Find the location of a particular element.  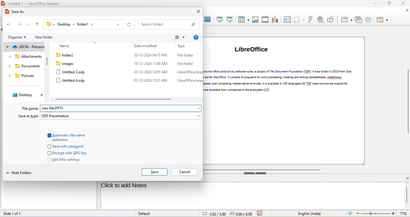

horizontal scroll bar is located at coordinates (263, 169).